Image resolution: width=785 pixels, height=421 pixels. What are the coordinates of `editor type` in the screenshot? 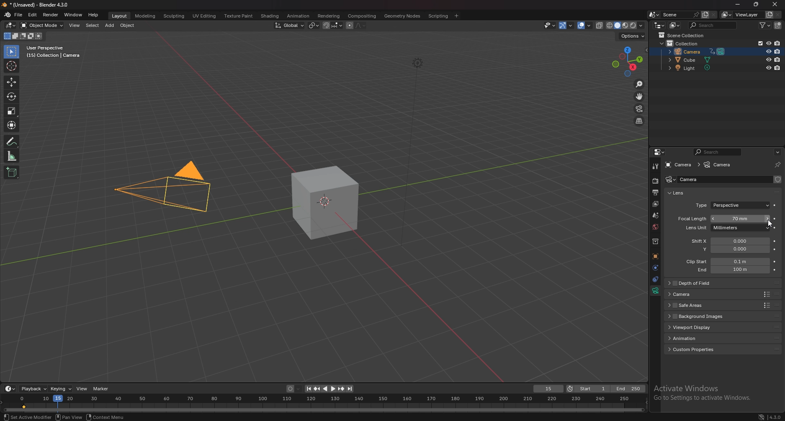 It's located at (11, 388).